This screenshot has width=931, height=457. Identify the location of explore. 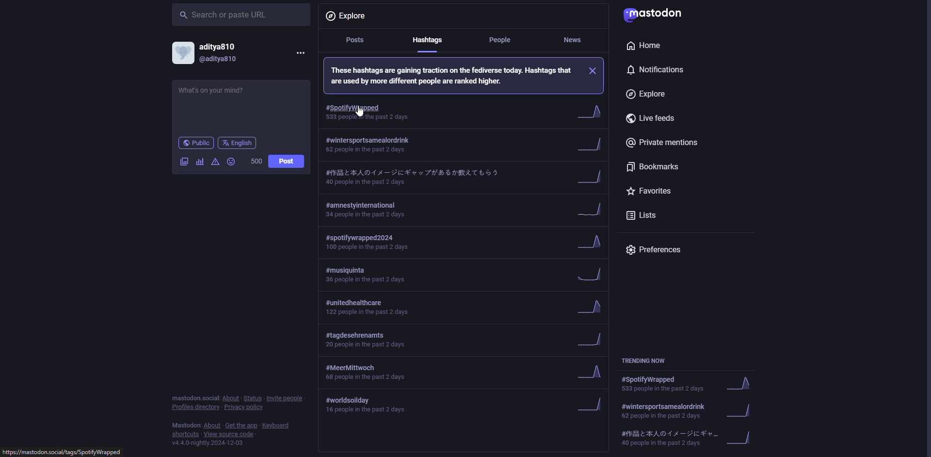
(347, 16).